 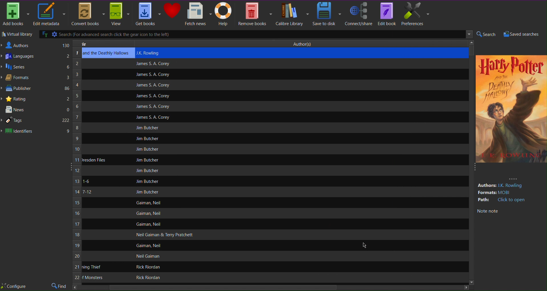 What do you see at coordinates (255, 13) in the screenshot?
I see `Remove books` at bounding box center [255, 13].